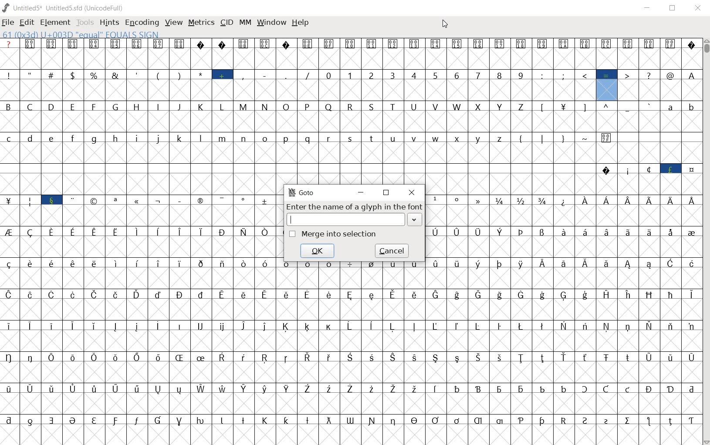  Describe the element at coordinates (706, 241) in the screenshot. I see `scrollbar` at that location.